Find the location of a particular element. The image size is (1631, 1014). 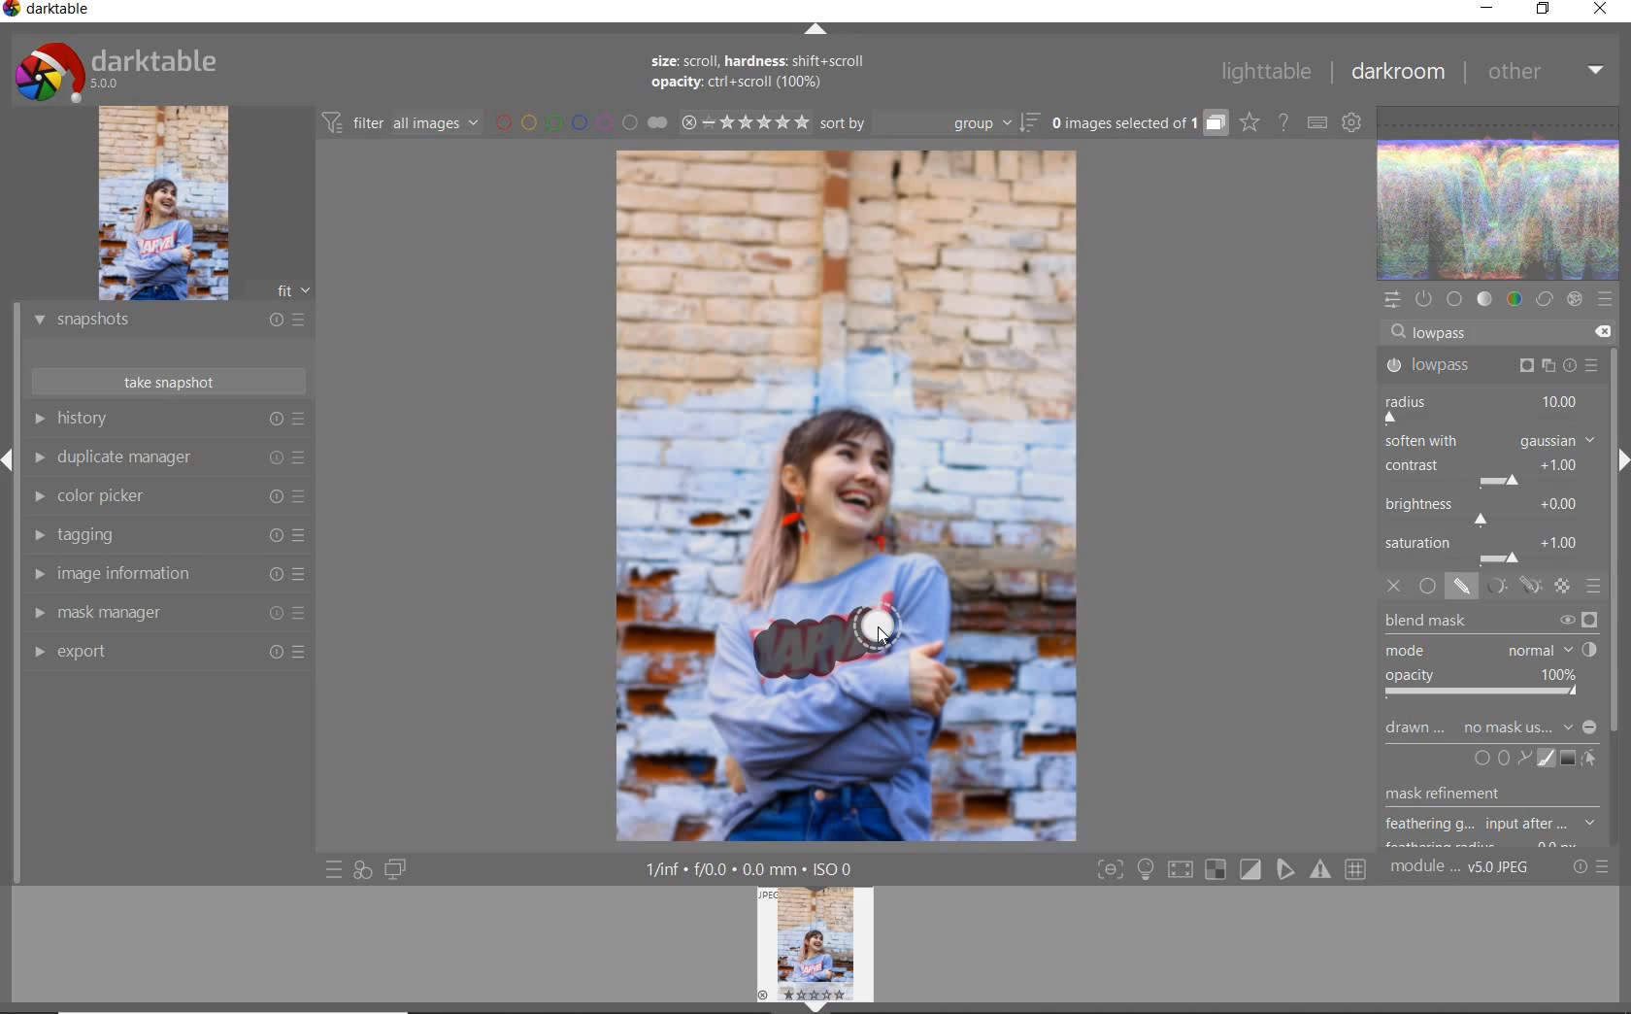

correct is located at coordinates (1544, 300).